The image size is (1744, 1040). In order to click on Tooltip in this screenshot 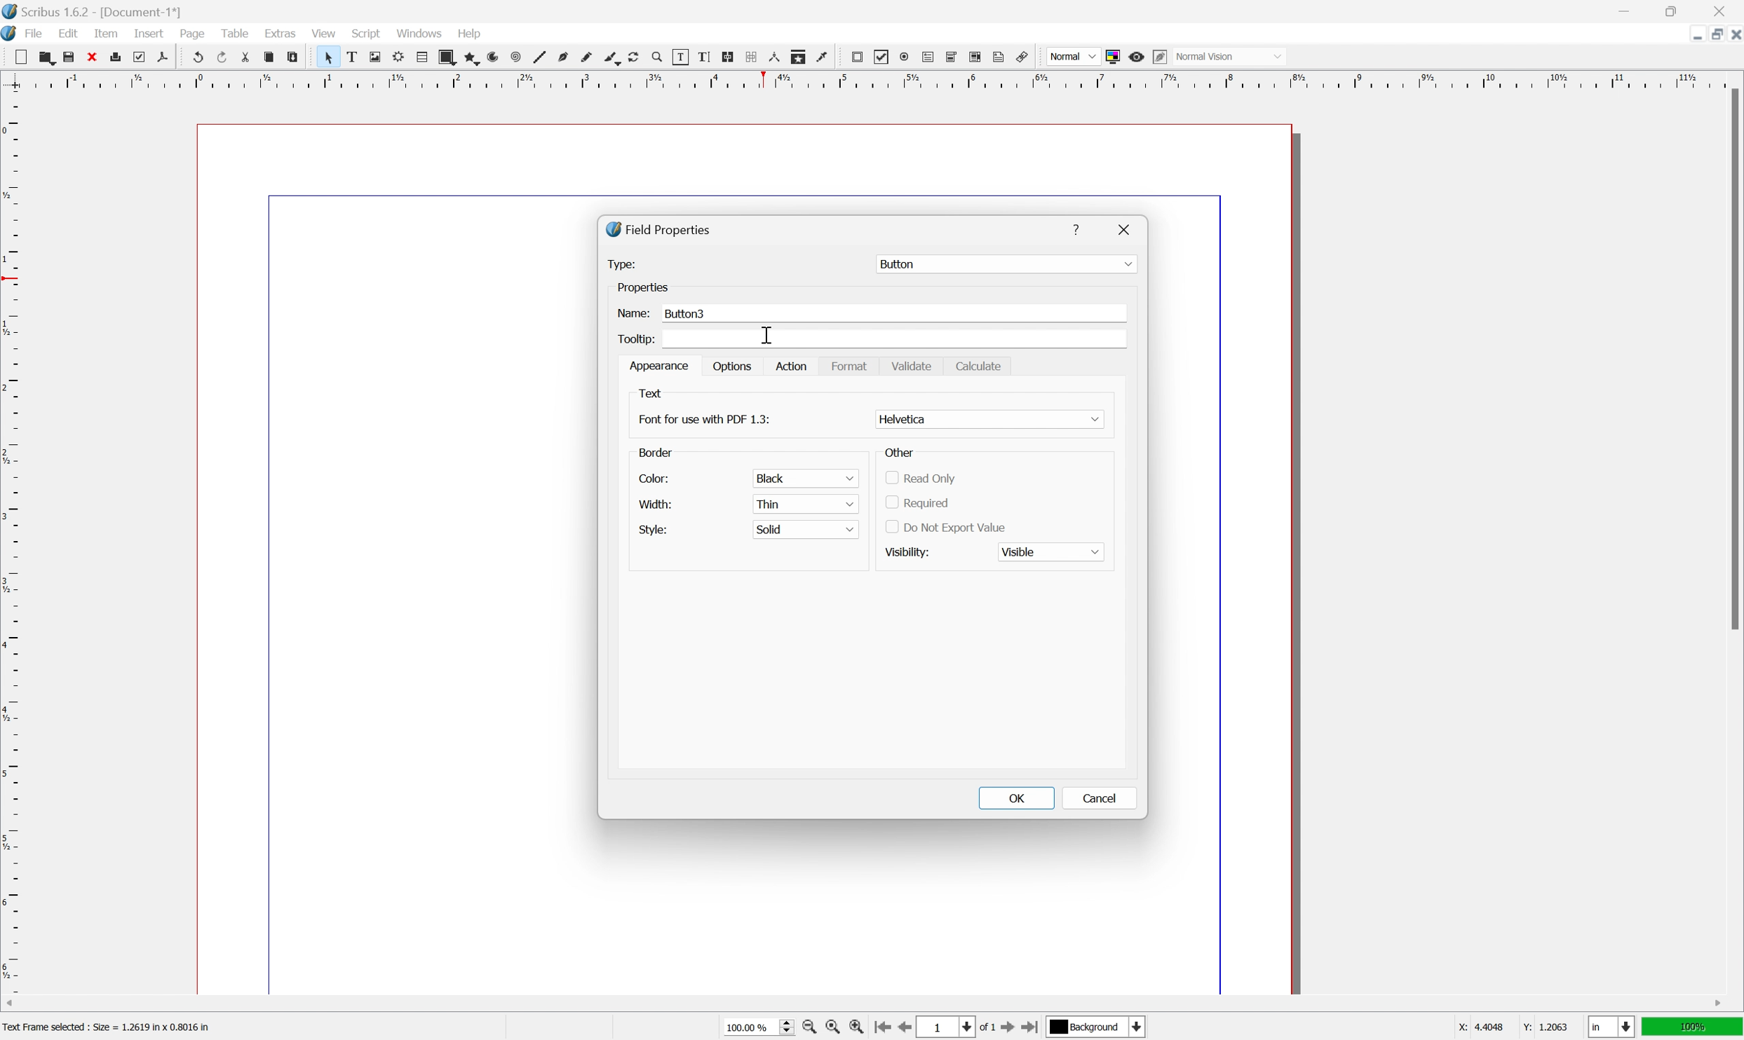, I will do `click(635, 337)`.